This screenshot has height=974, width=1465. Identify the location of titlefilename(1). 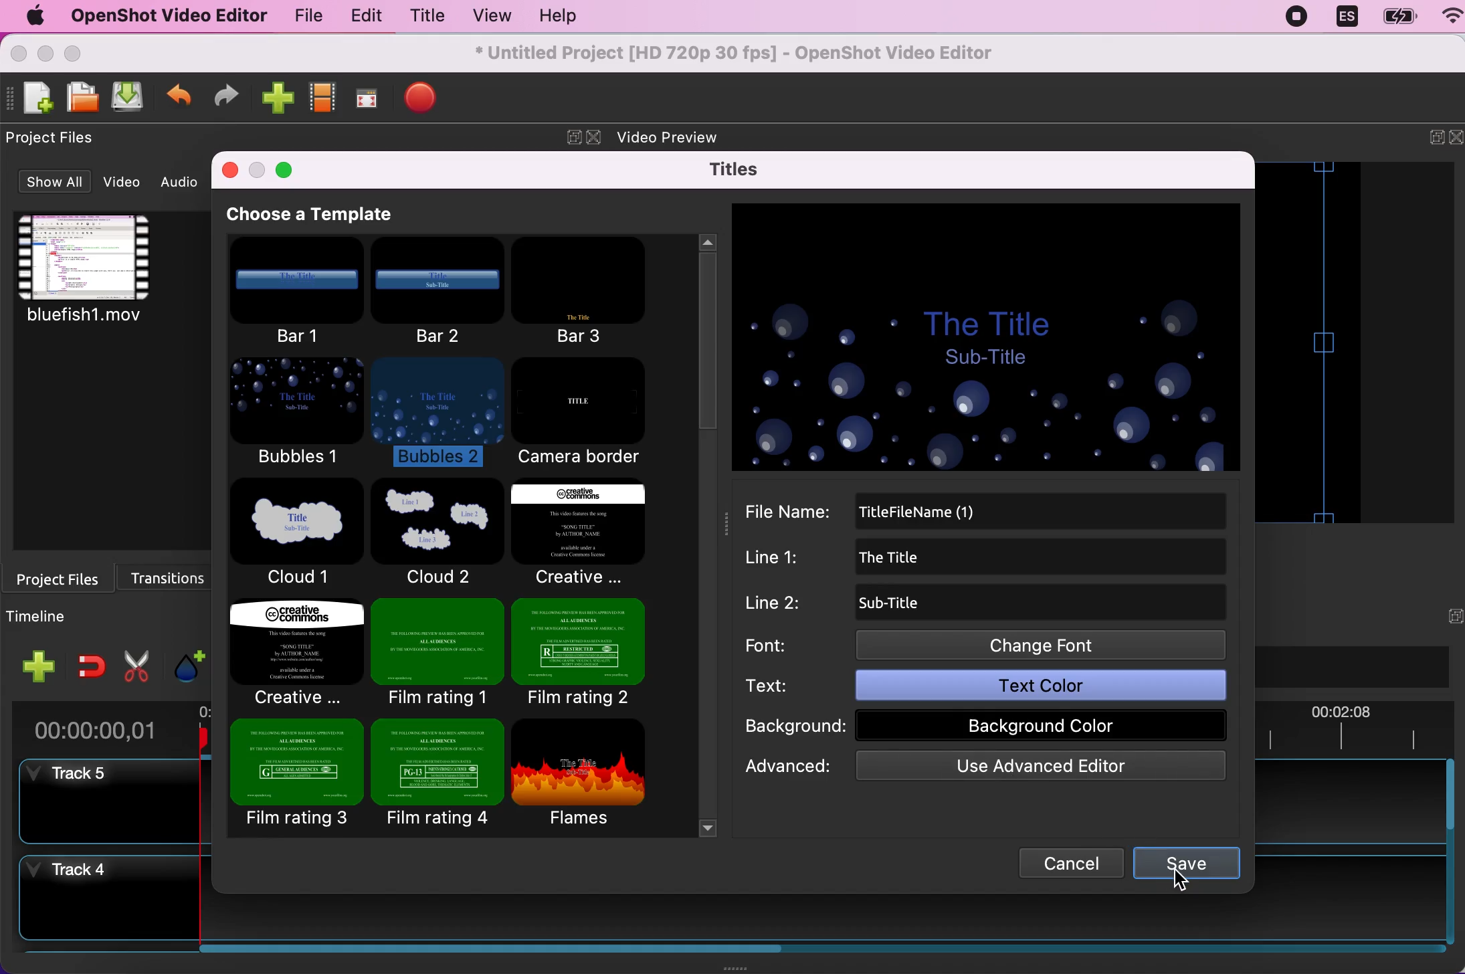
(1008, 511).